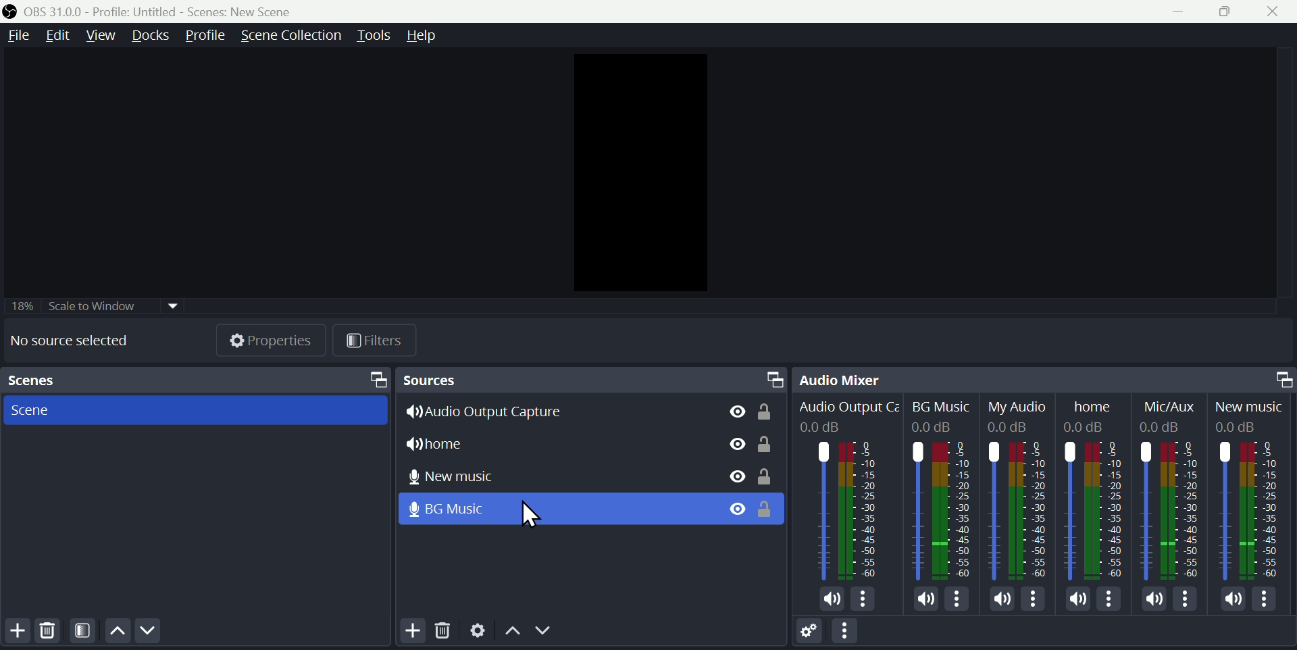  I want to click on 18%, so click(20, 302).